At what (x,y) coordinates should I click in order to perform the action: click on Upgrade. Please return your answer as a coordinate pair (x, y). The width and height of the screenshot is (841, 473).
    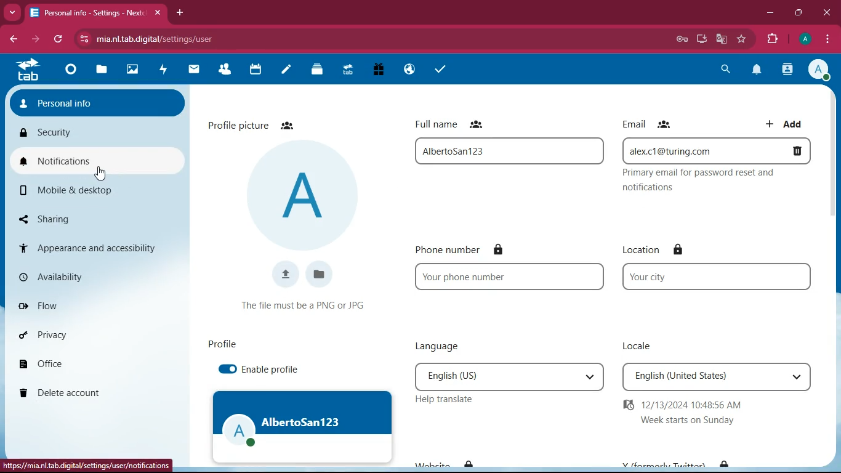
    Looking at the image, I should click on (348, 71).